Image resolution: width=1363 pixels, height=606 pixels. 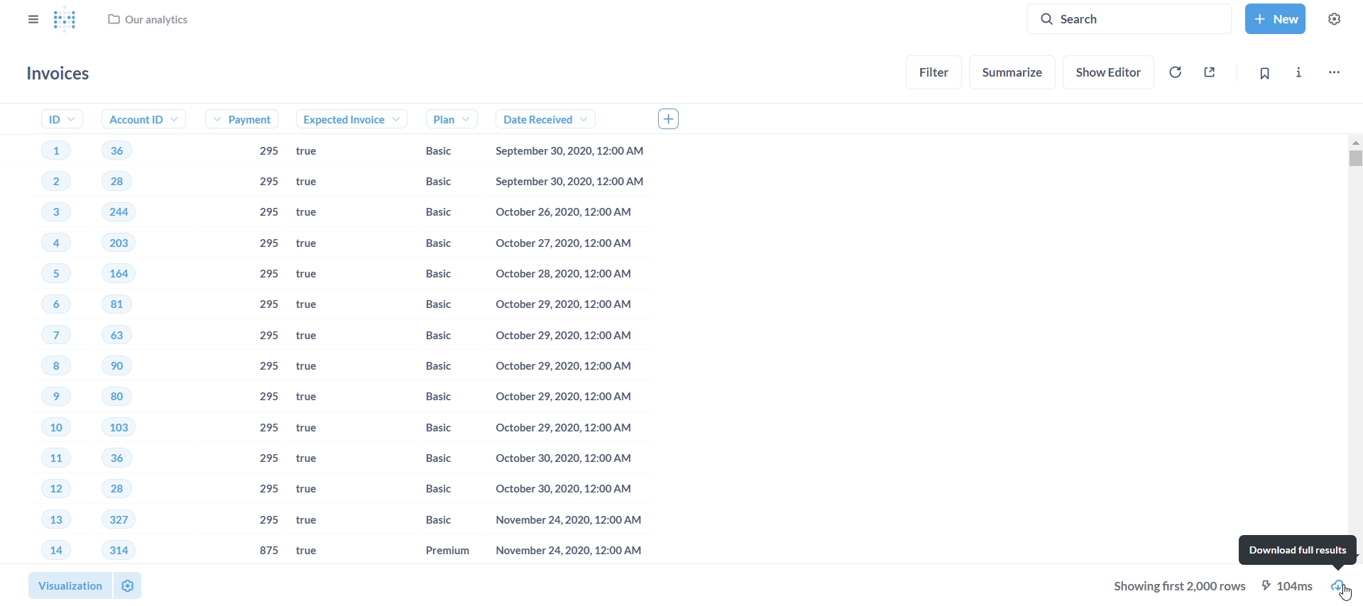 I want to click on 295, so click(x=268, y=213).